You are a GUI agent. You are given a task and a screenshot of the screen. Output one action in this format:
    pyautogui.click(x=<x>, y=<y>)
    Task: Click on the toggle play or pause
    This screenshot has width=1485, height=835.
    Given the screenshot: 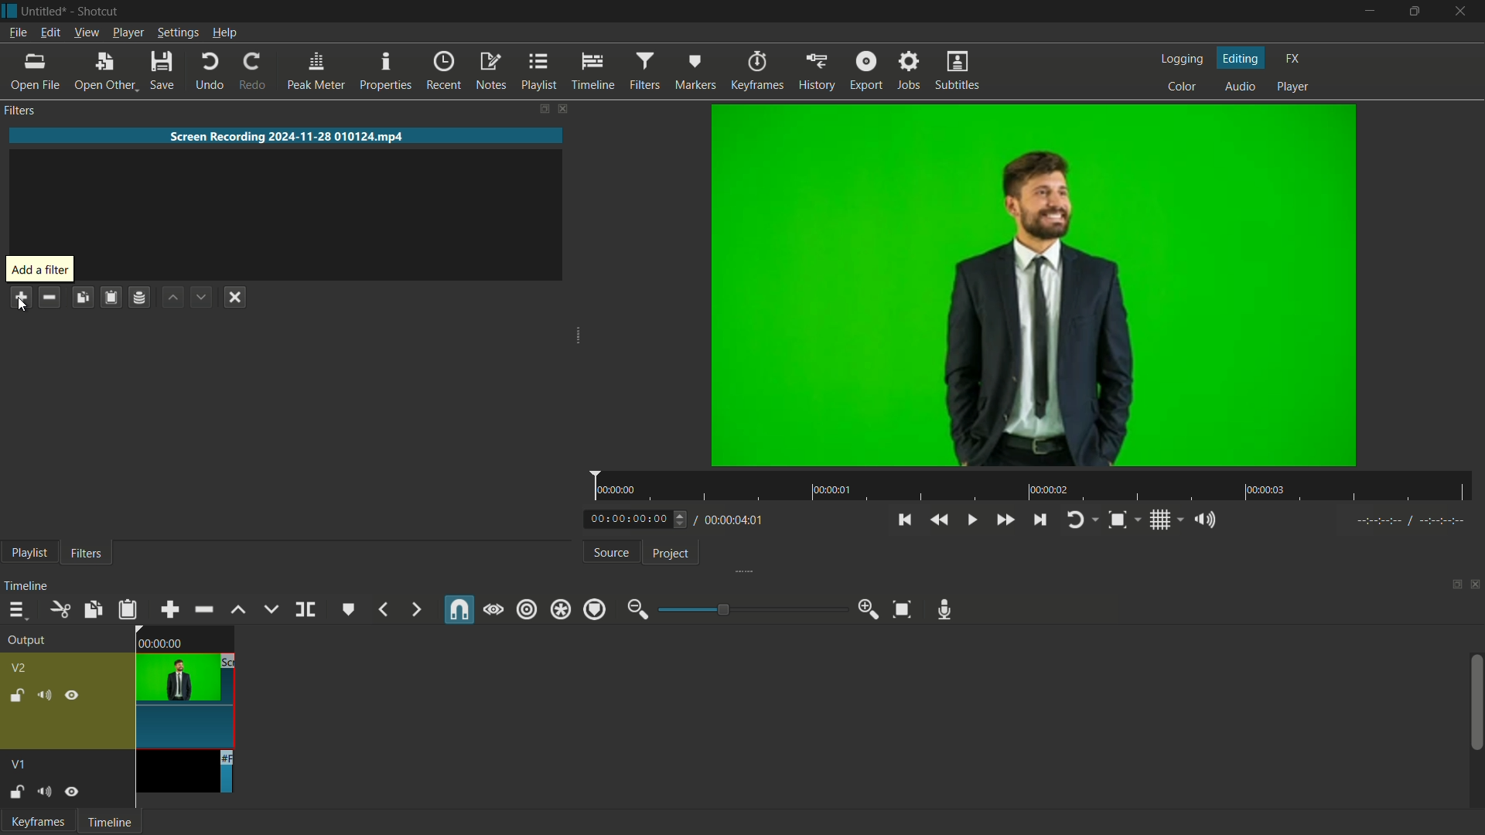 What is the action you would take?
    pyautogui.click(x=971, y=521)
    